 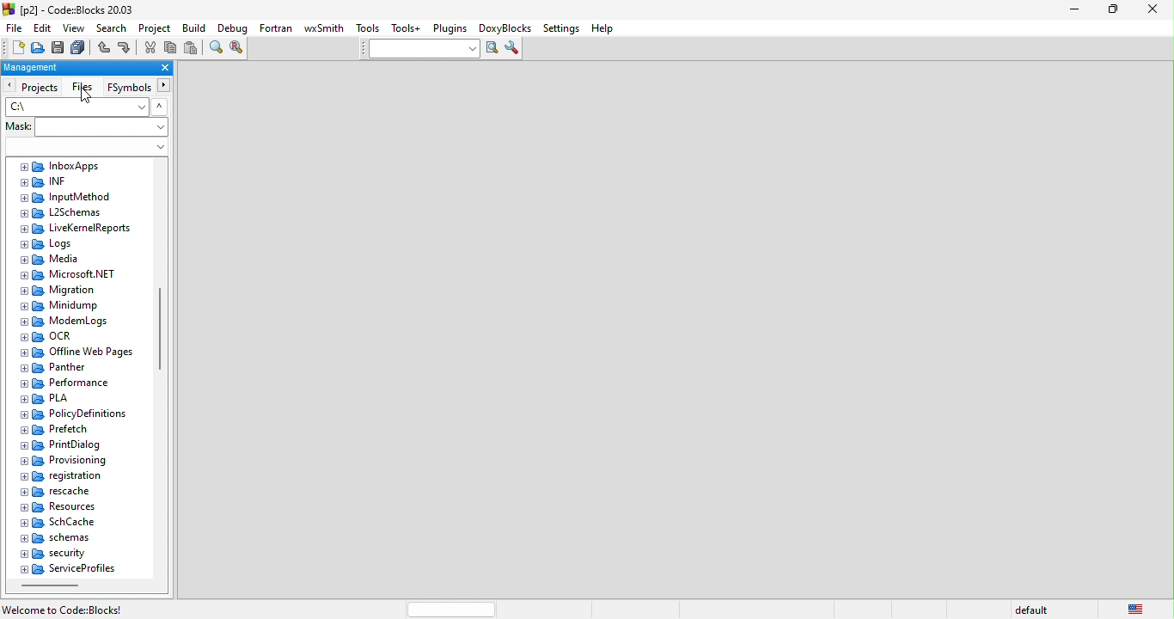 I want to click on project, so click(x=156, y=28).